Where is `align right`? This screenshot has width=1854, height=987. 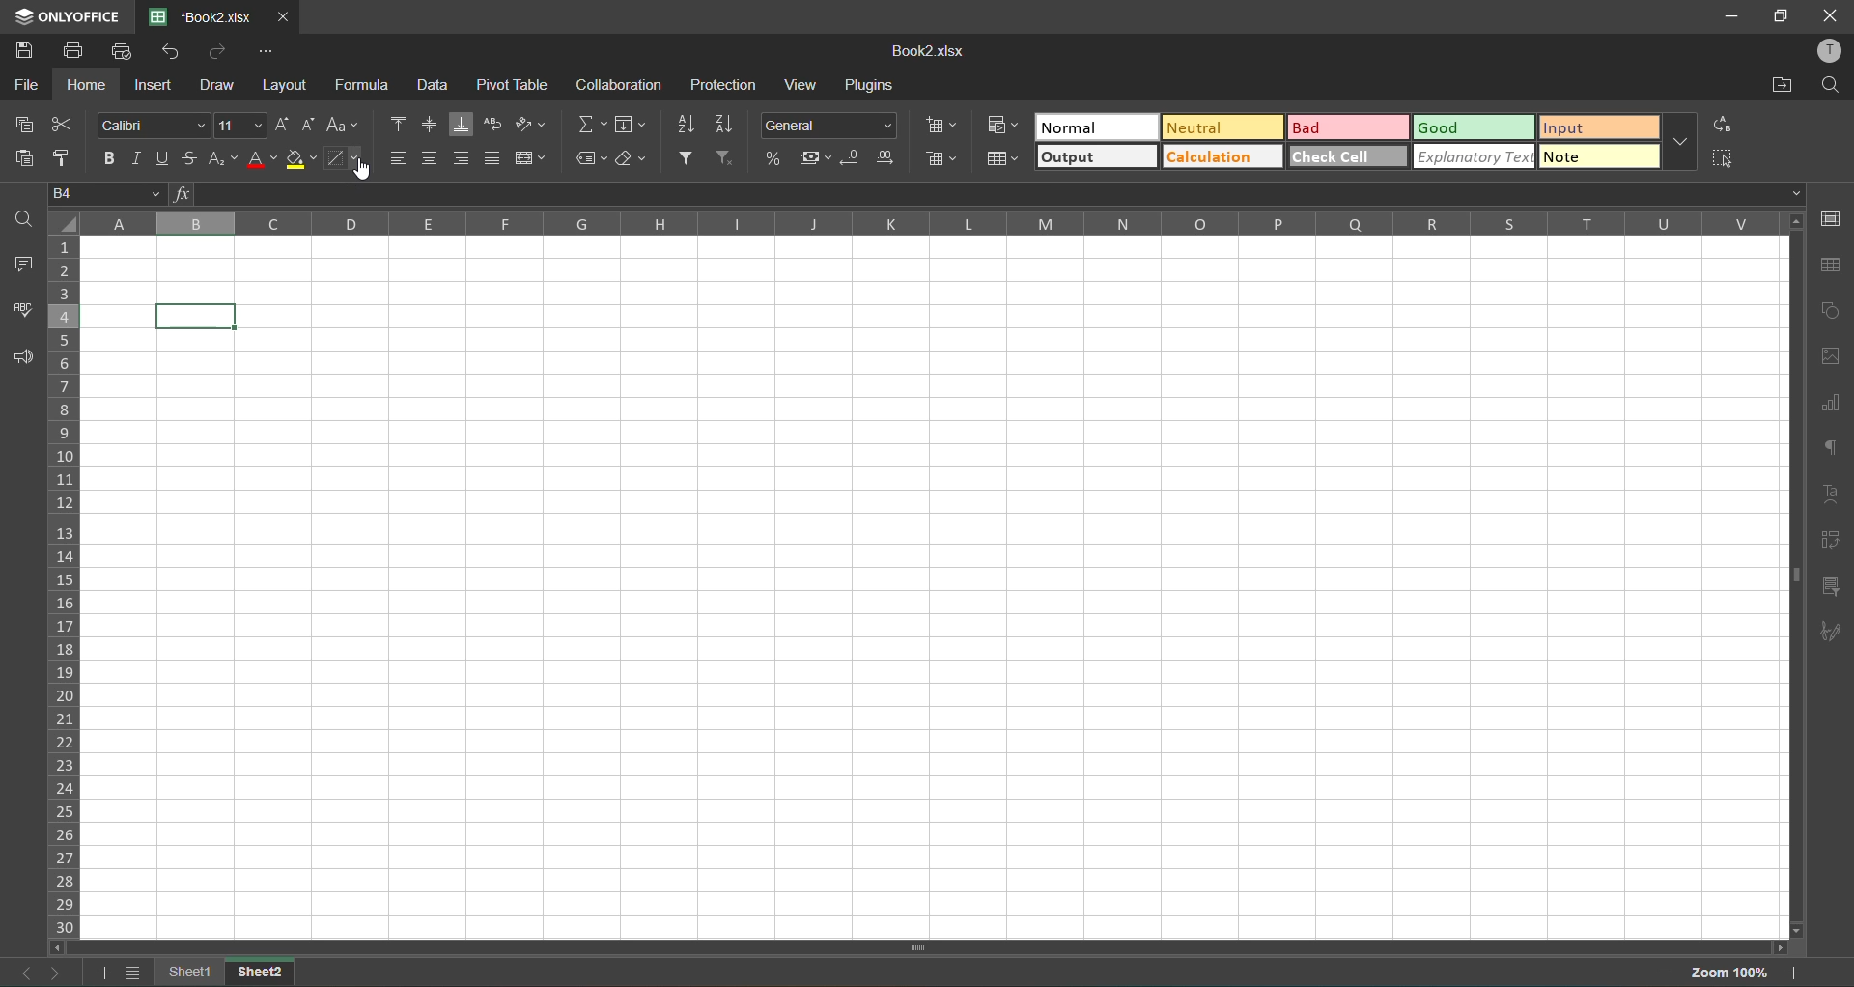
align right is located at coordinates (460, 156).